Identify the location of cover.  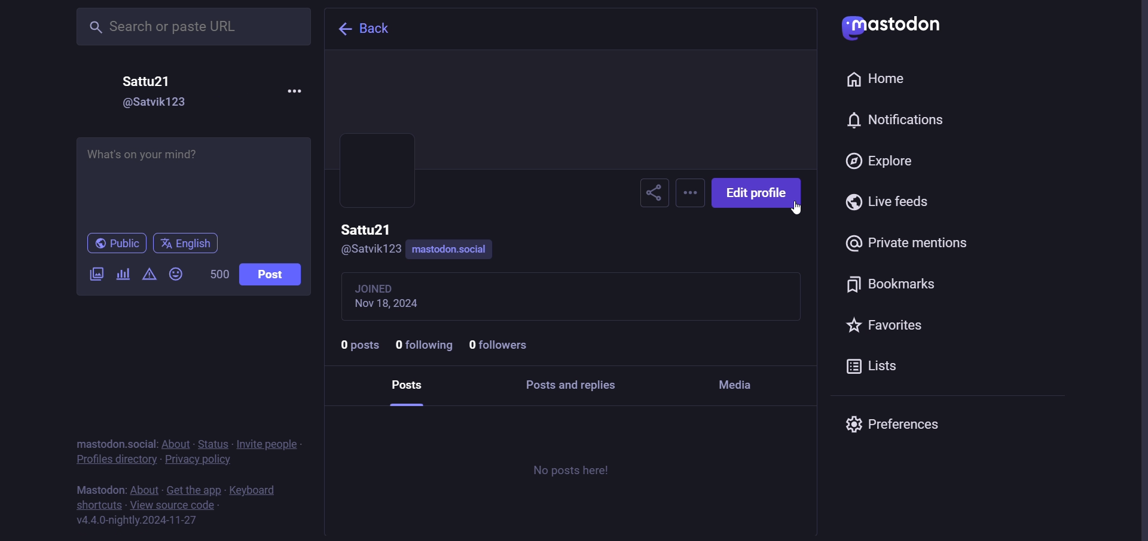
(572, 109).